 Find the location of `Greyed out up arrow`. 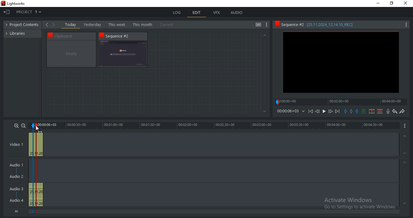

Greyed out up arrow is located at coordinates (405, 163).